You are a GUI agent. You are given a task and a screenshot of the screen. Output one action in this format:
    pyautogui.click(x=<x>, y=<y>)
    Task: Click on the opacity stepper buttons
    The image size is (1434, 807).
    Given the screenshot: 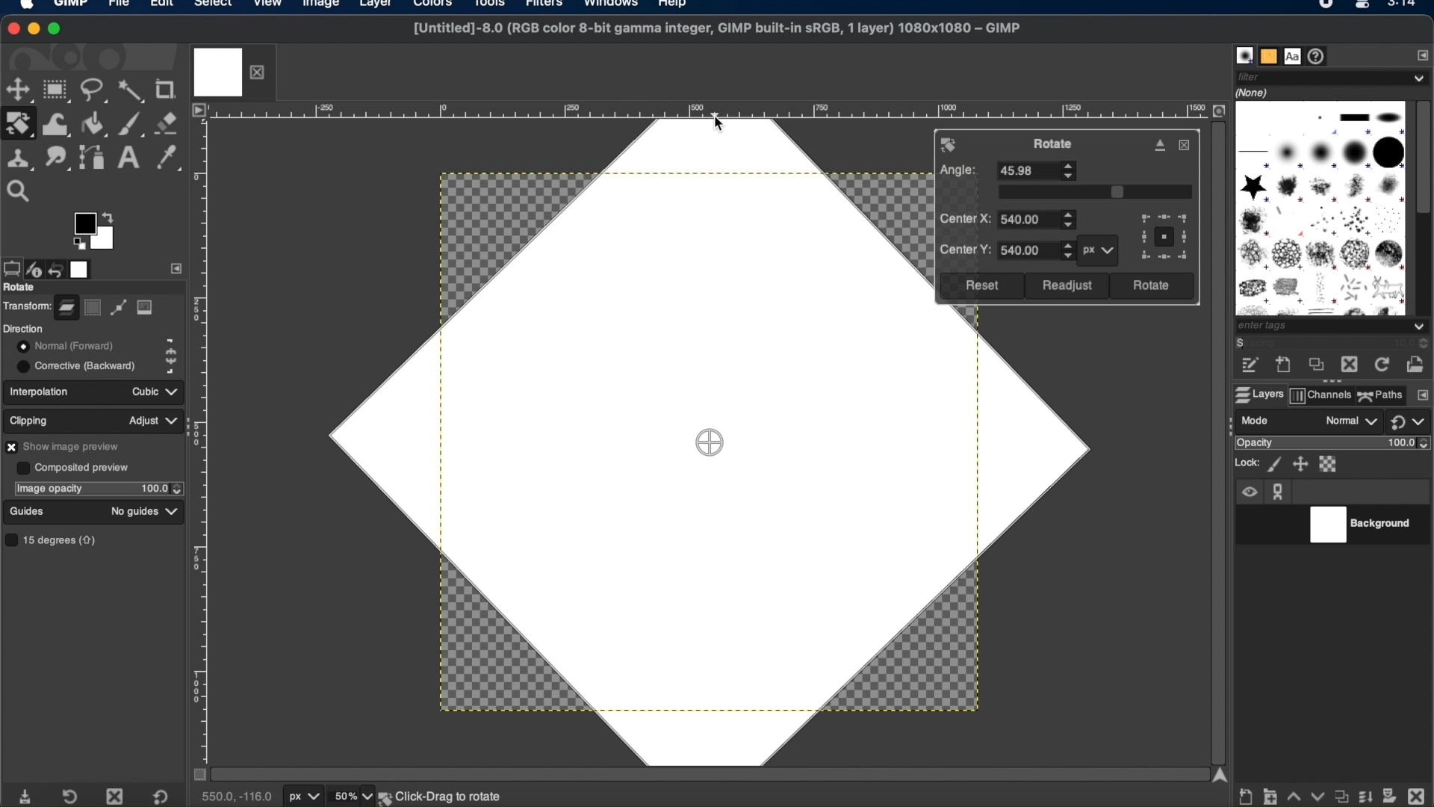 What is the action you would take?
    pyautogui.click(x=162, y=488)
    